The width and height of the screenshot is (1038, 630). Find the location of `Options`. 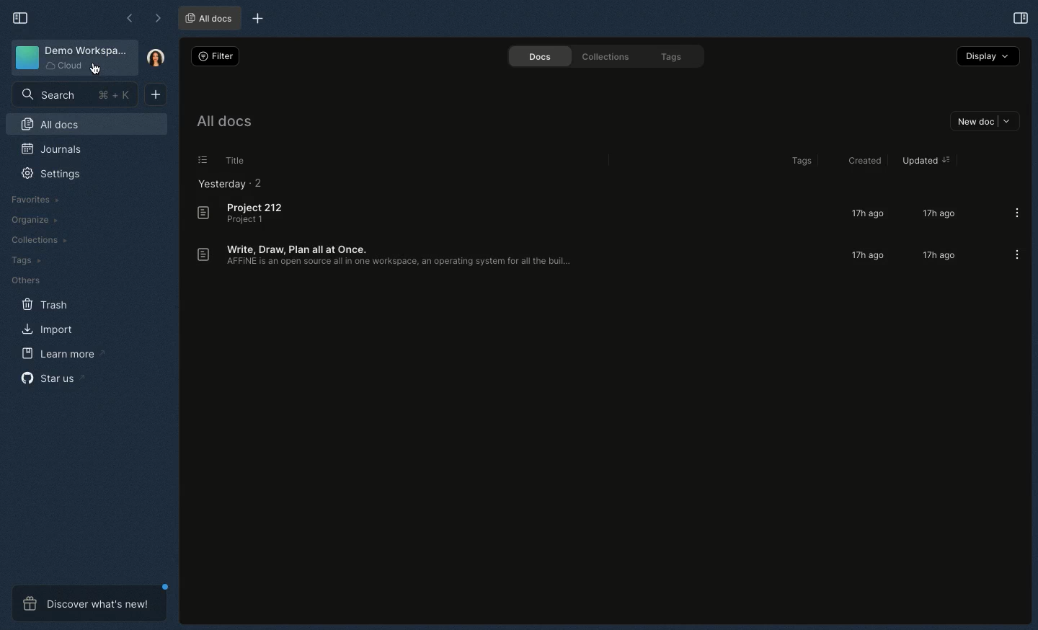

Options is located at coordinates (1013, 213).